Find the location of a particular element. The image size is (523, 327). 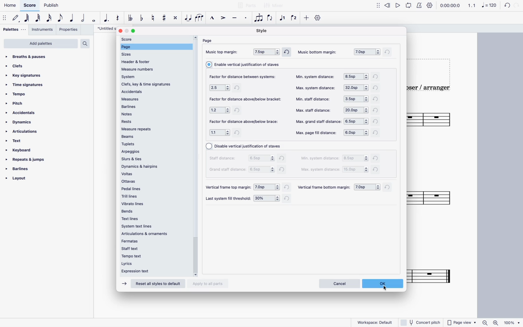

flip direction is located at coordinates (271, 20).